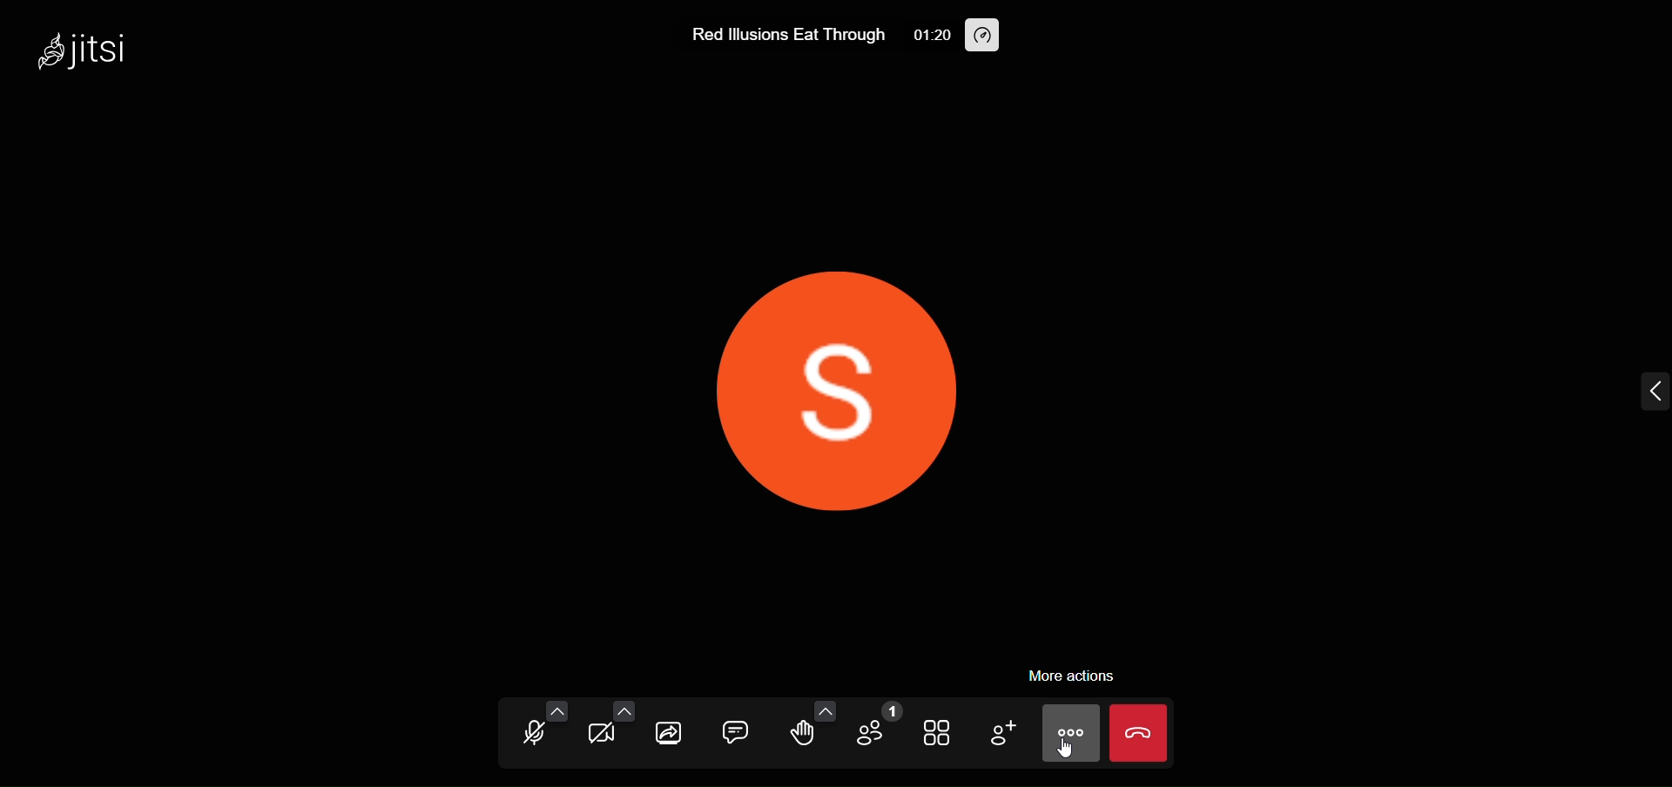 Image resolution: width=1672 pixels, height=787 pixels. Describe the element at coordinates (871, 729) in the screenshot. I see `participants` at that location.